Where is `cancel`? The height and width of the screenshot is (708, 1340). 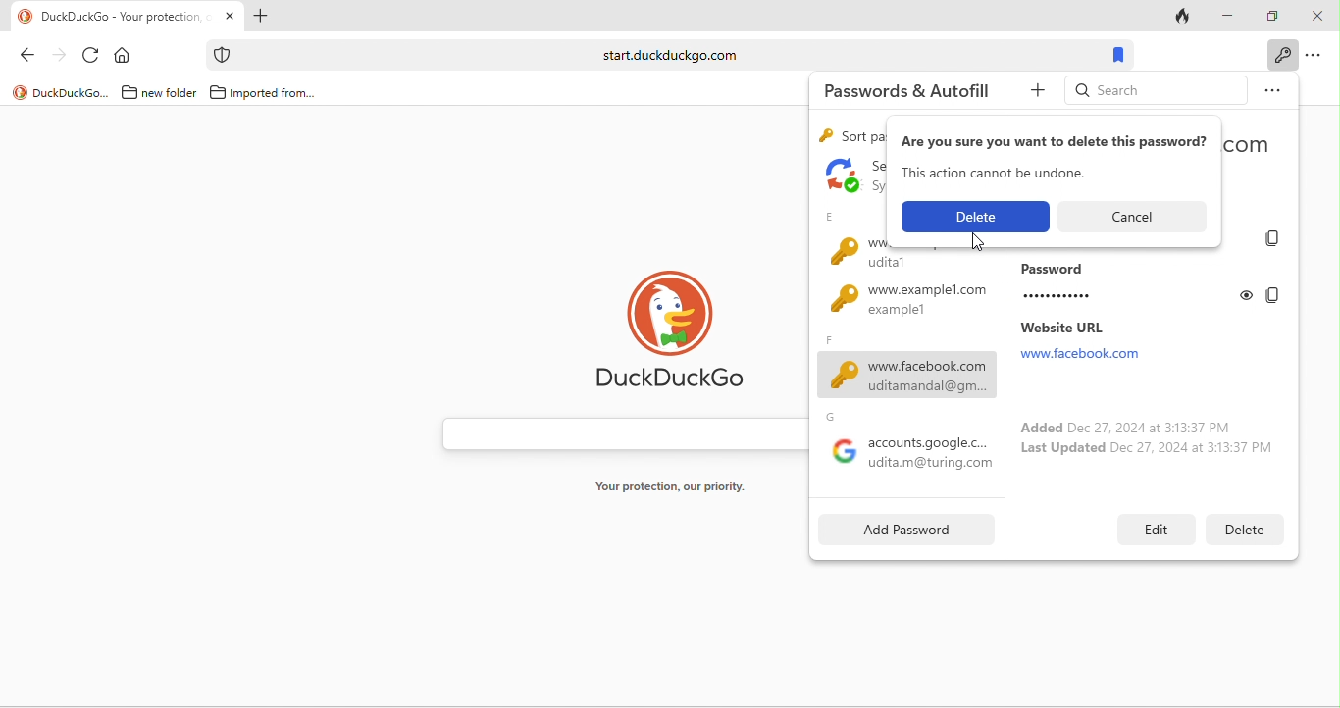 cancel is located at coordinates (1139, 215).